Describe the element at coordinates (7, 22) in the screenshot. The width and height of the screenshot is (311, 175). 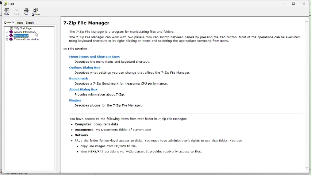
I see `Content` at that location.